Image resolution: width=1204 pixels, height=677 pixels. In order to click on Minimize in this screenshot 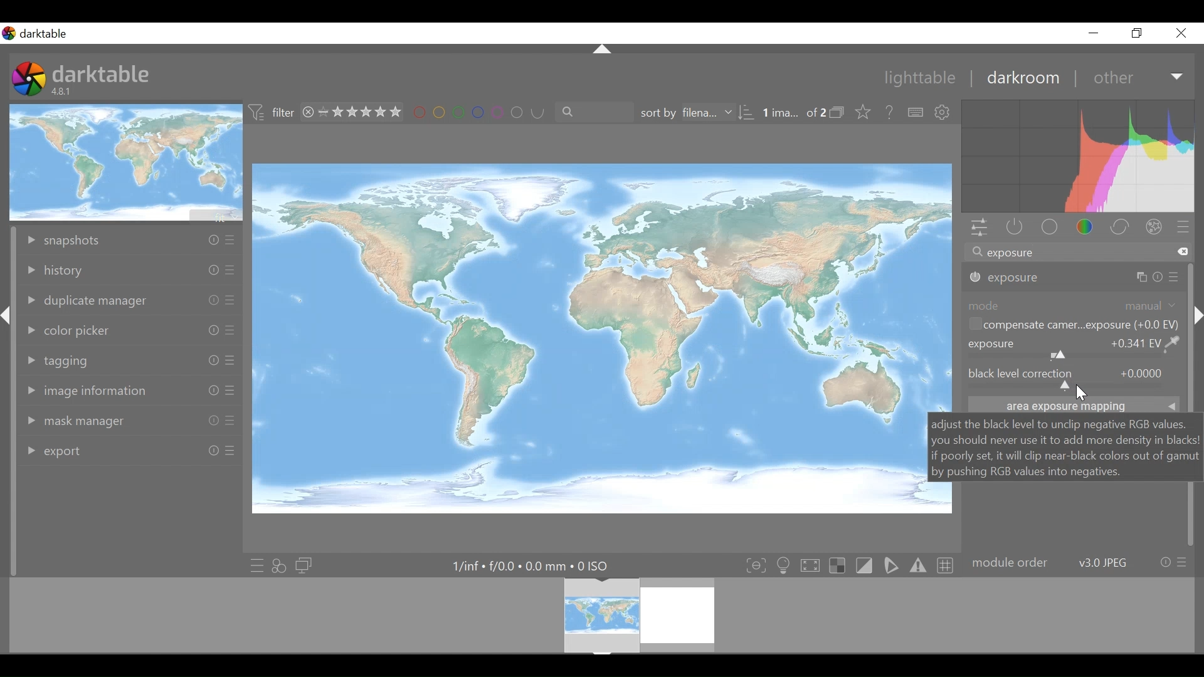, I will do `click(1094, 33)`.